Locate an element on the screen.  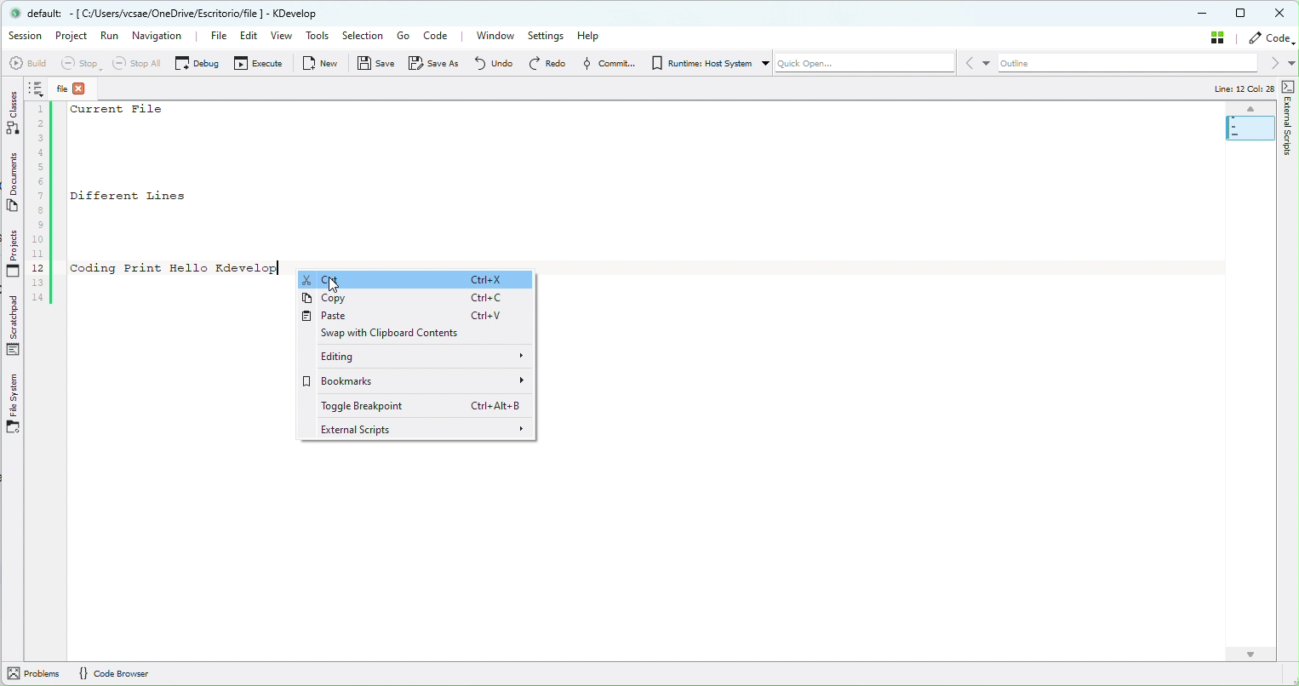
Quickopen is located at coordinates (863, 66).